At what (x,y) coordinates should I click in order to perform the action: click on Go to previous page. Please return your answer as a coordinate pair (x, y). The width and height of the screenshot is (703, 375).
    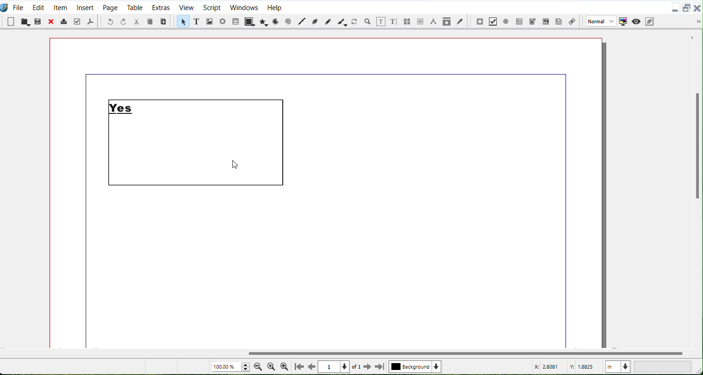
    Looking at the image, I should click on (313, 367).